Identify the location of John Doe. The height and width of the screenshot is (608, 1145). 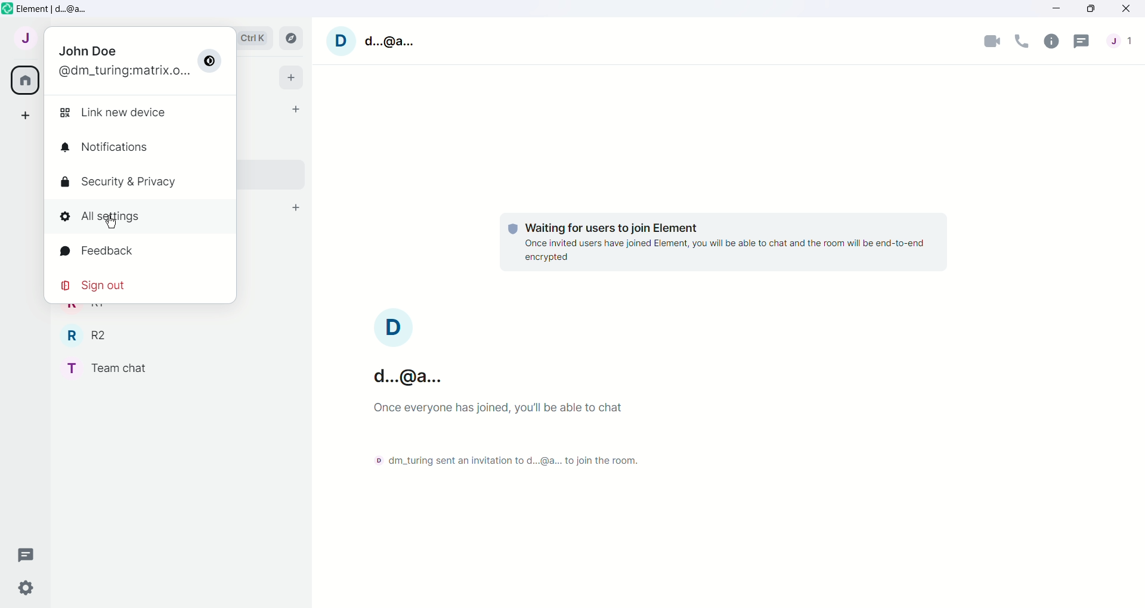
(88, 51).